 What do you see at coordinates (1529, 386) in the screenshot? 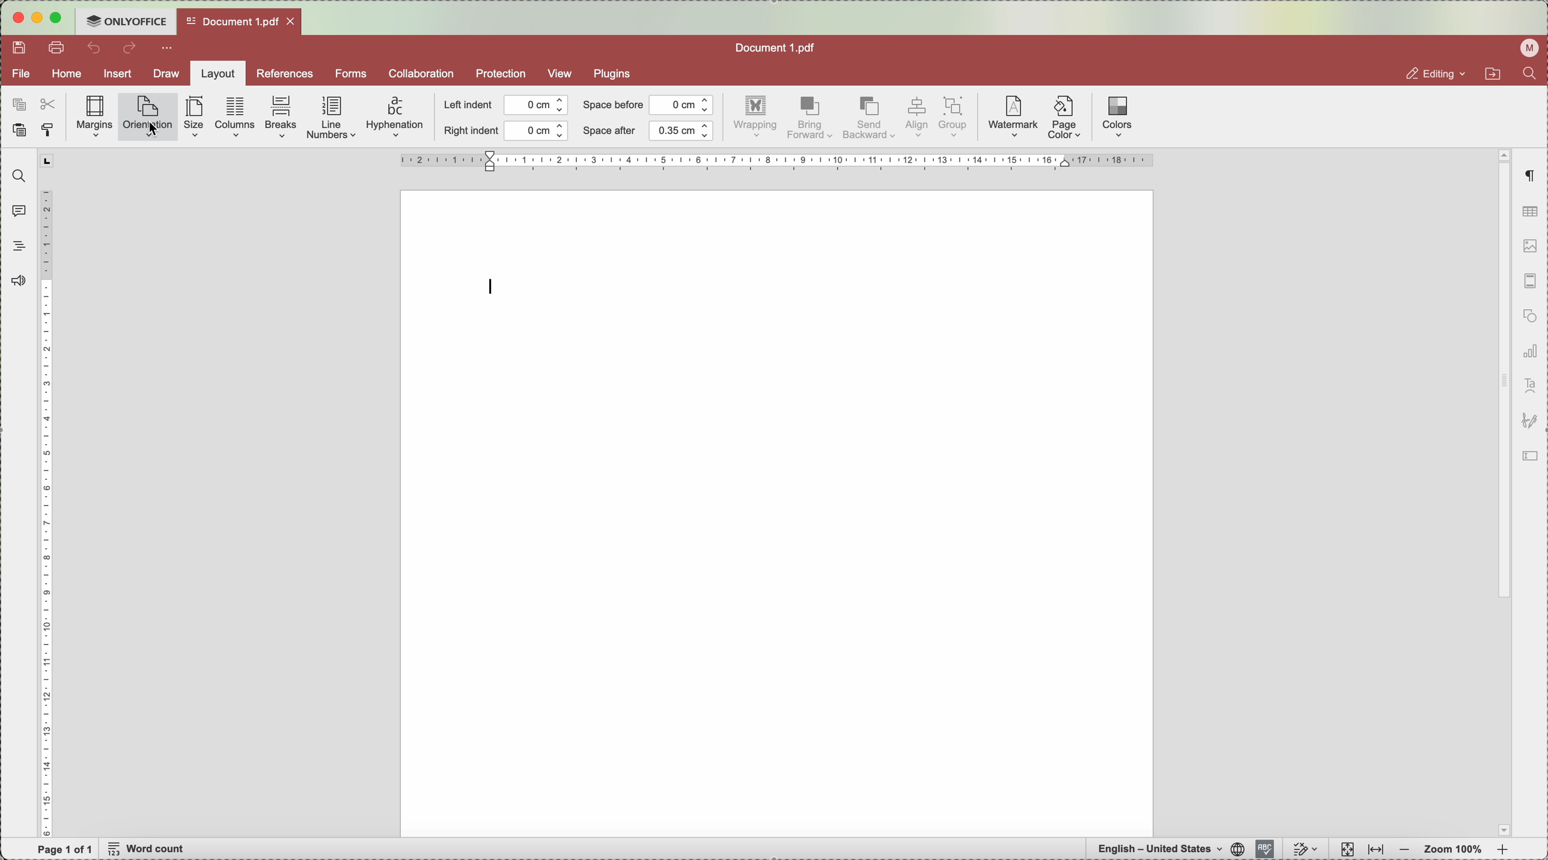
I see `text art settings` at bounding box center [1529, 386].